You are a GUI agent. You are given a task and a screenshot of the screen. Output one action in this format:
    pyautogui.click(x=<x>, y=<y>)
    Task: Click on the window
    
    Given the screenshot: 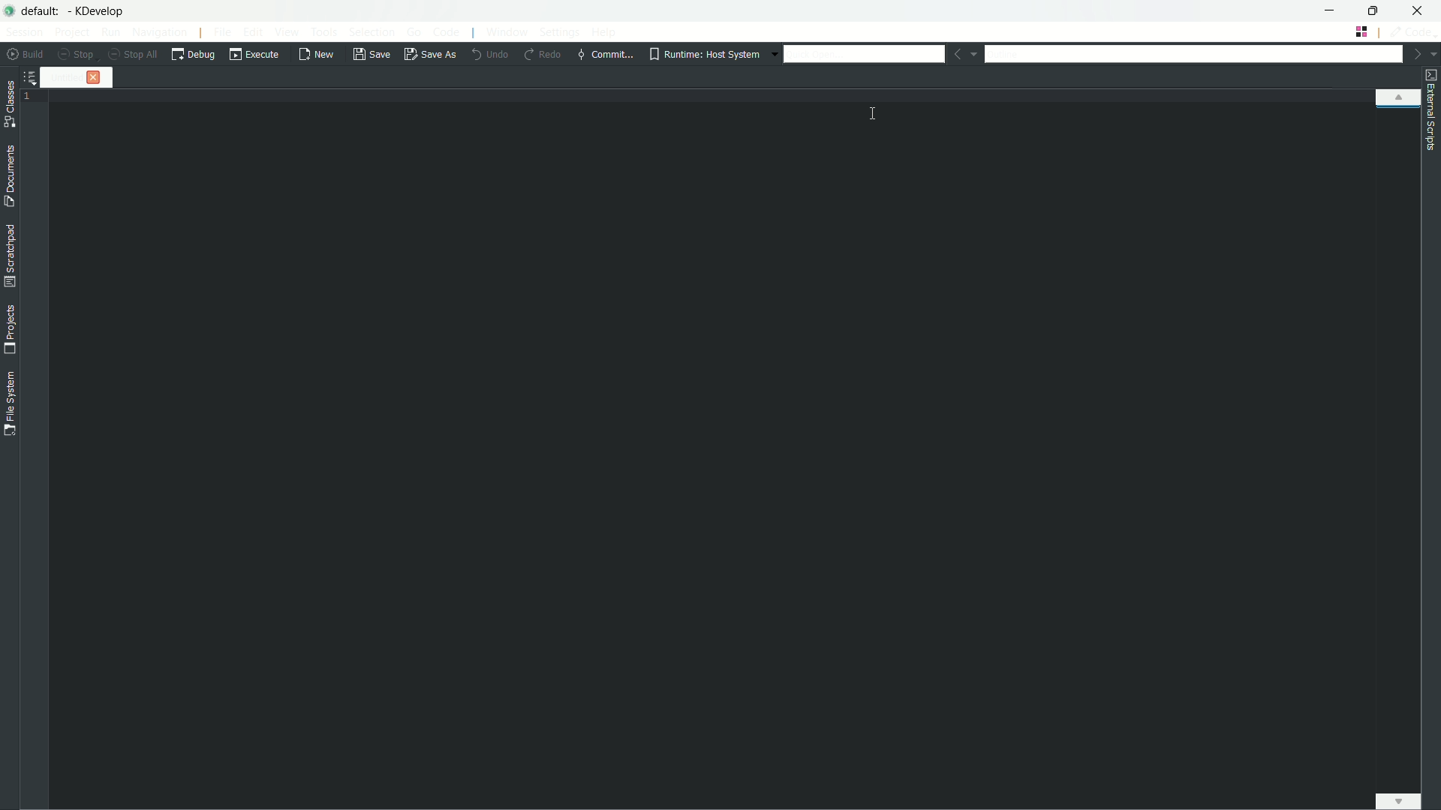 What is the action you would take?
    pyautogui.click(x=507, y=34)
    